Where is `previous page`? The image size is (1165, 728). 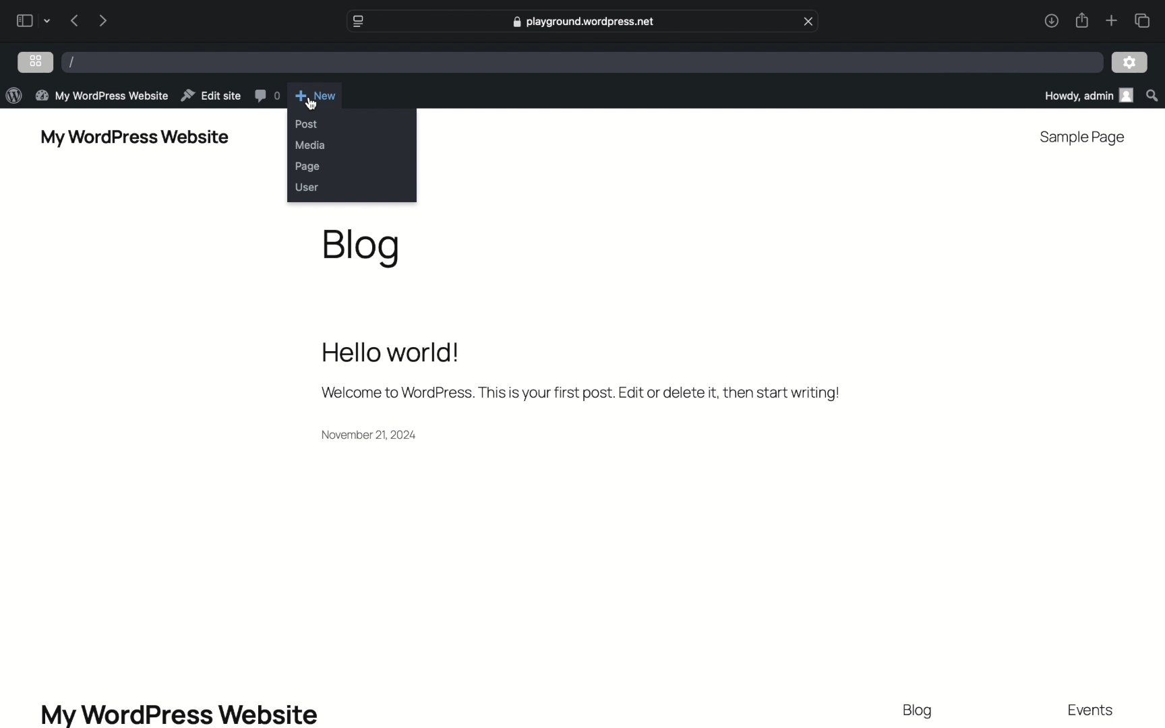 previous page is located at coordinates (75, 22).